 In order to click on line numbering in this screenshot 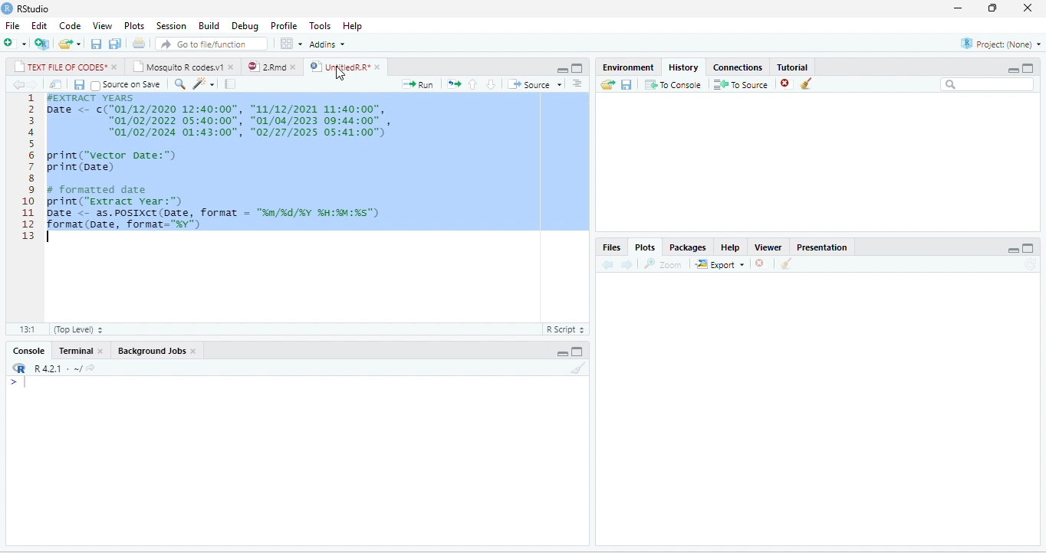, I will do `click(28, 167)`.